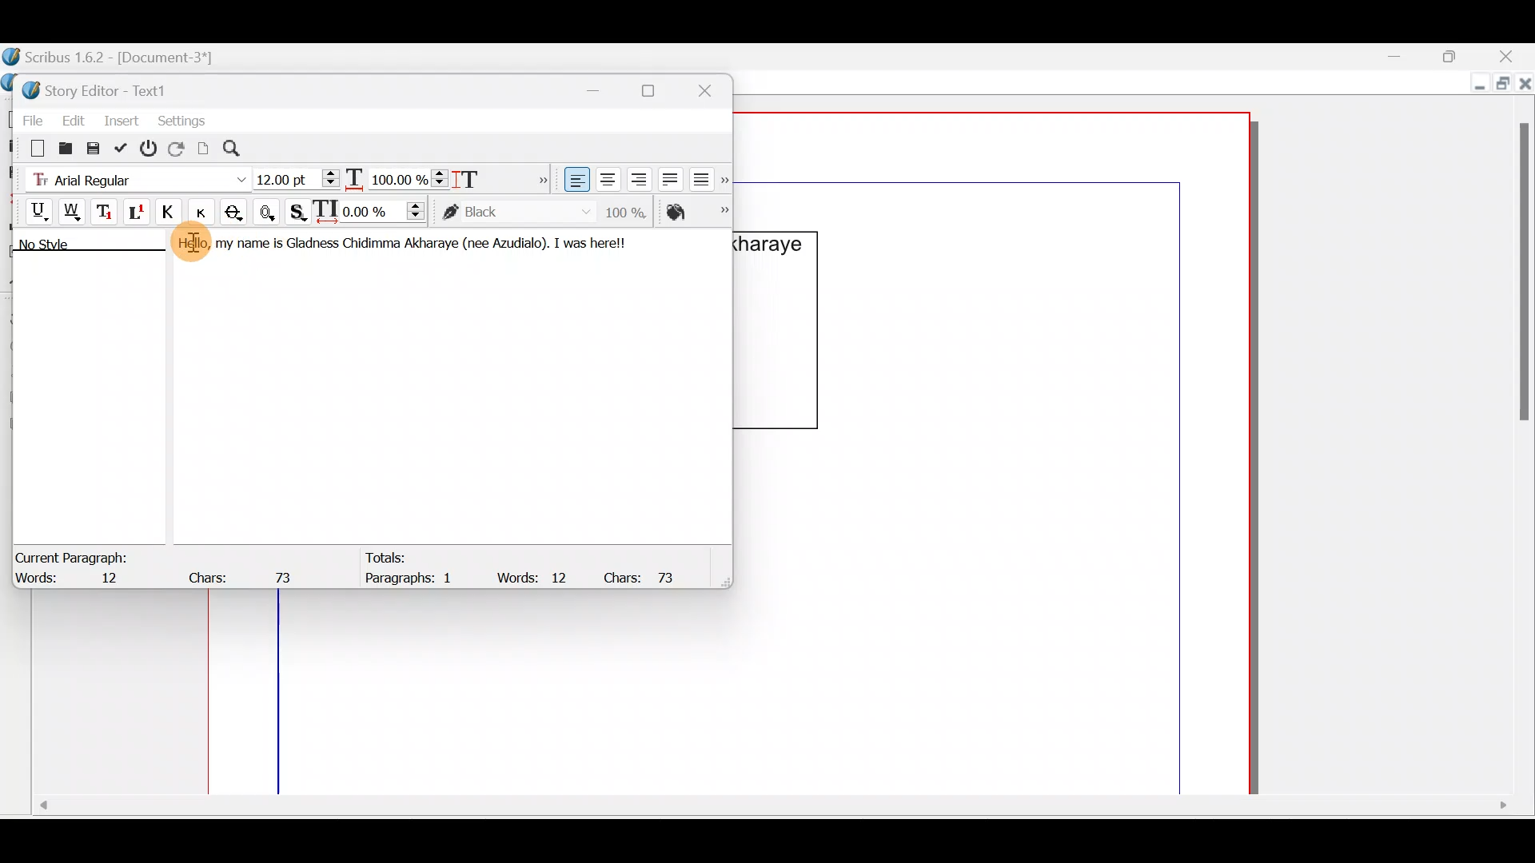 Image resolution: width=1535 pixels, height=863 pixels. Describe the element at coordinates (205, 211) in the screenshot. I see `Small caps` at that location.